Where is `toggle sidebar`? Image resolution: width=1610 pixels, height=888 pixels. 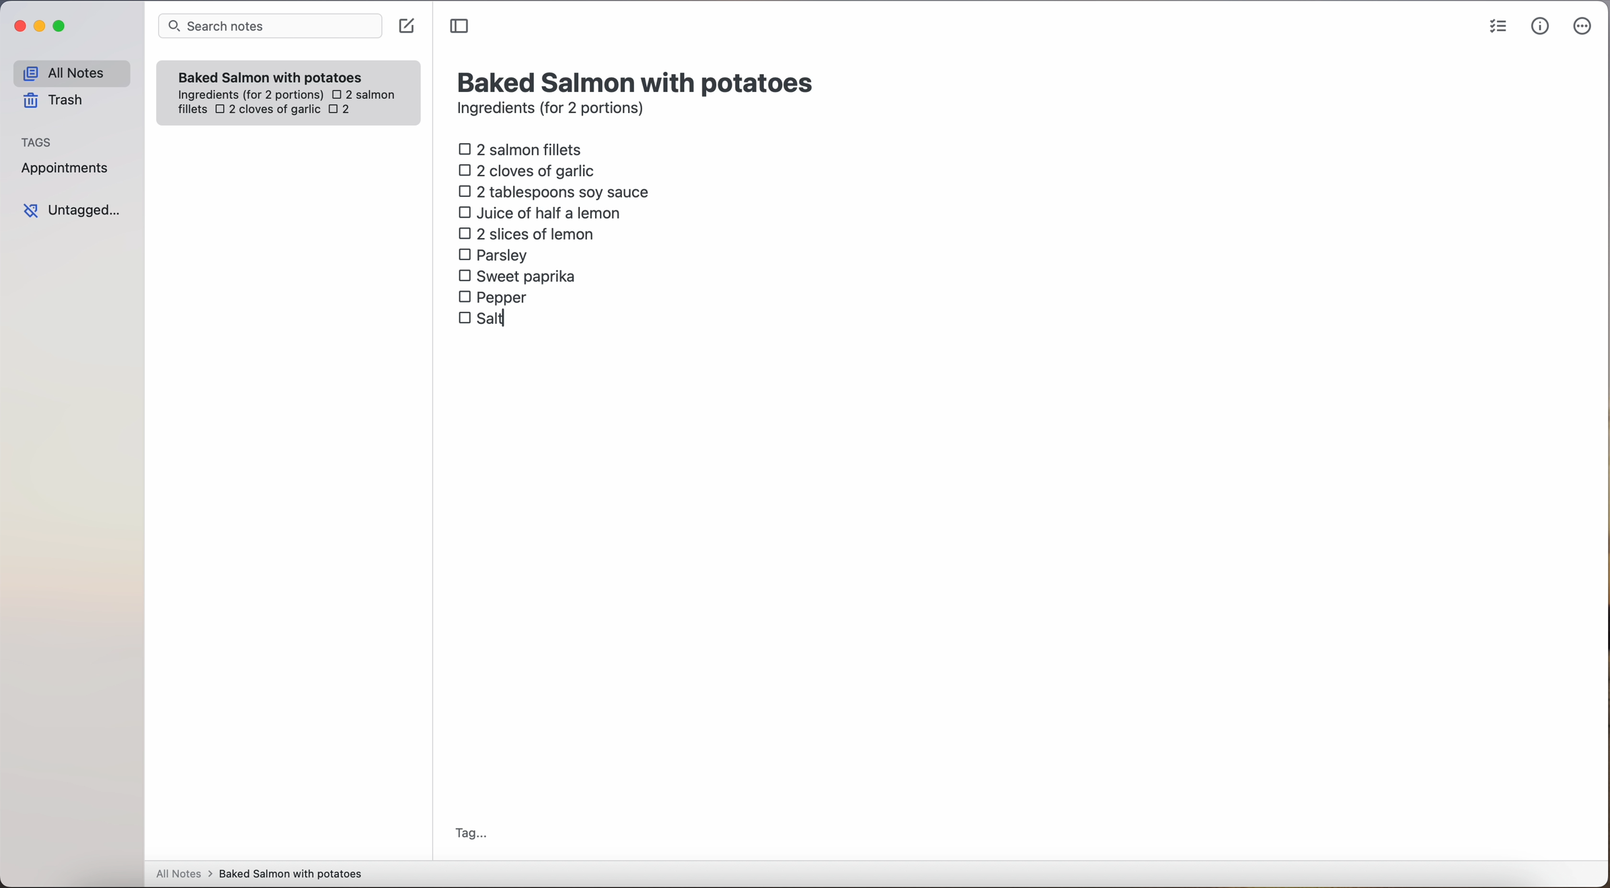
toggle sidebar is located at coordinates (461, 27).